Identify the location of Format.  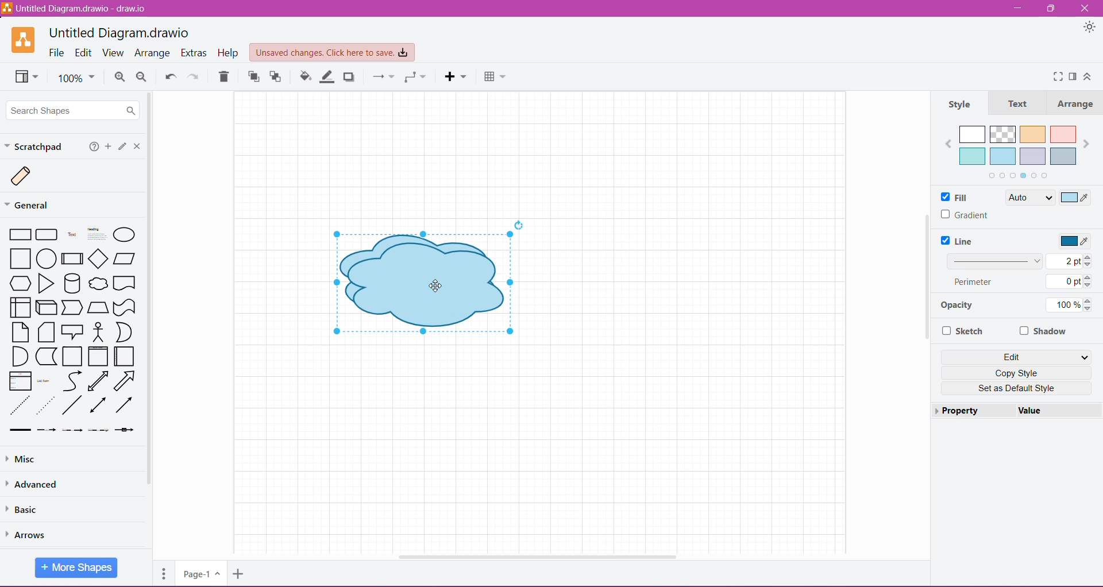
(1073, 76).